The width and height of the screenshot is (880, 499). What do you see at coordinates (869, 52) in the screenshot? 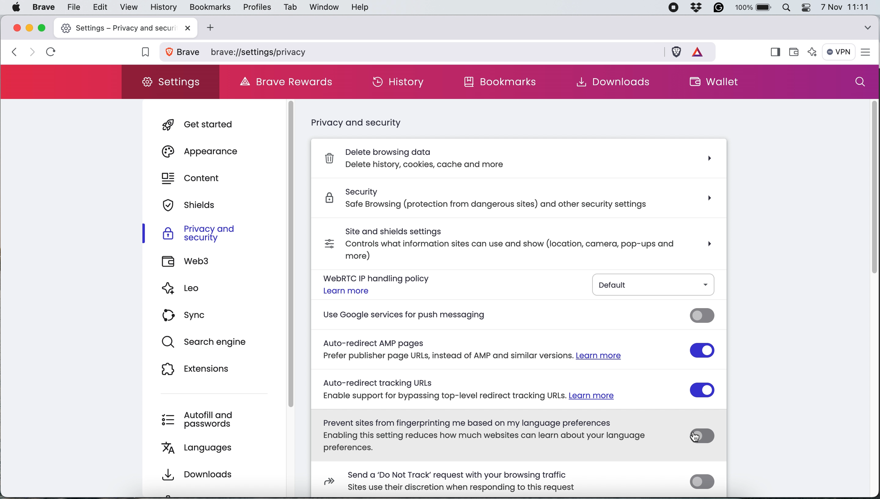
I see `settings` at bounding box center [869, 52].